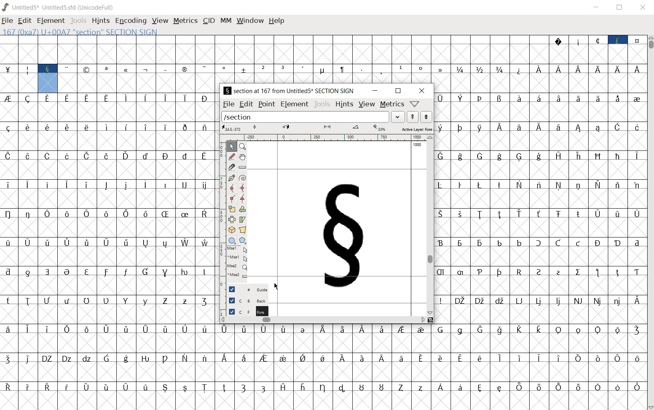 The image size is (654, 410). What do you see at coordinates (418, 145) in the screenshot?
I see `1000` at bounding box center [418, 145].